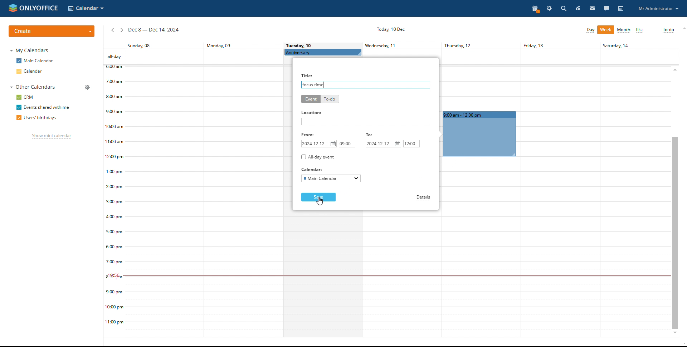 This screenshot has width=687, height=347. I want to click on current date, so click(389, 30).